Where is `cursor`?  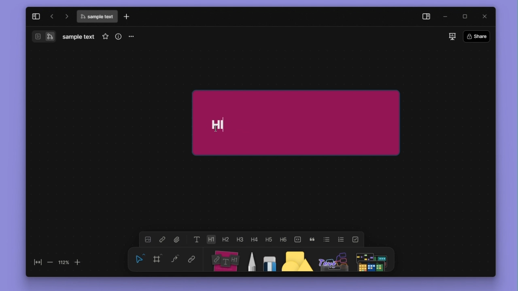 cursor is located at coordinates (216, 129).